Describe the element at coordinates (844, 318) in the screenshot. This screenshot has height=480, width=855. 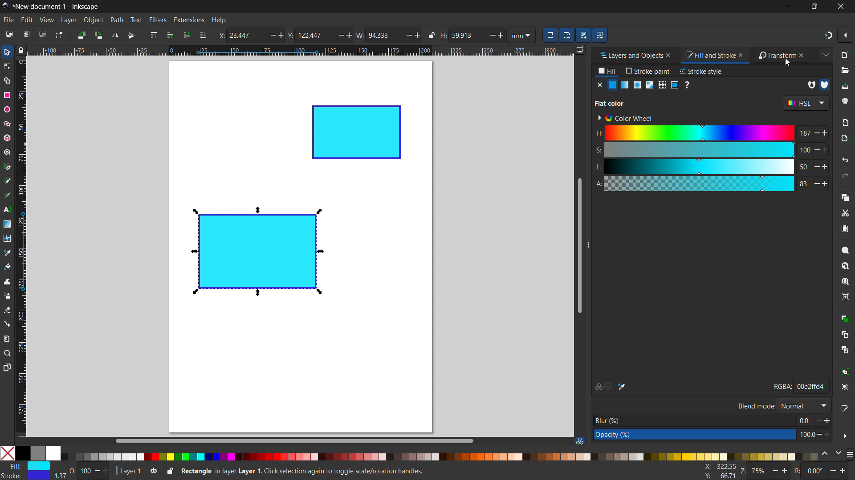
I see `duplicate` at that location.